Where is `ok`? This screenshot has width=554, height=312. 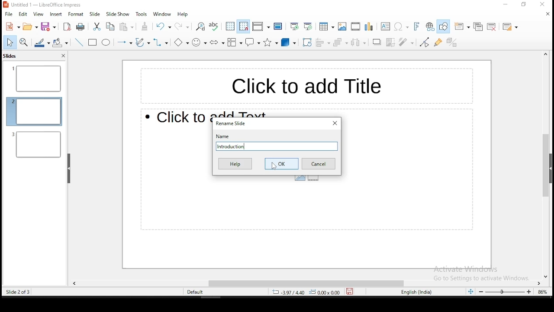 ok is located at coordinates (281, 164).